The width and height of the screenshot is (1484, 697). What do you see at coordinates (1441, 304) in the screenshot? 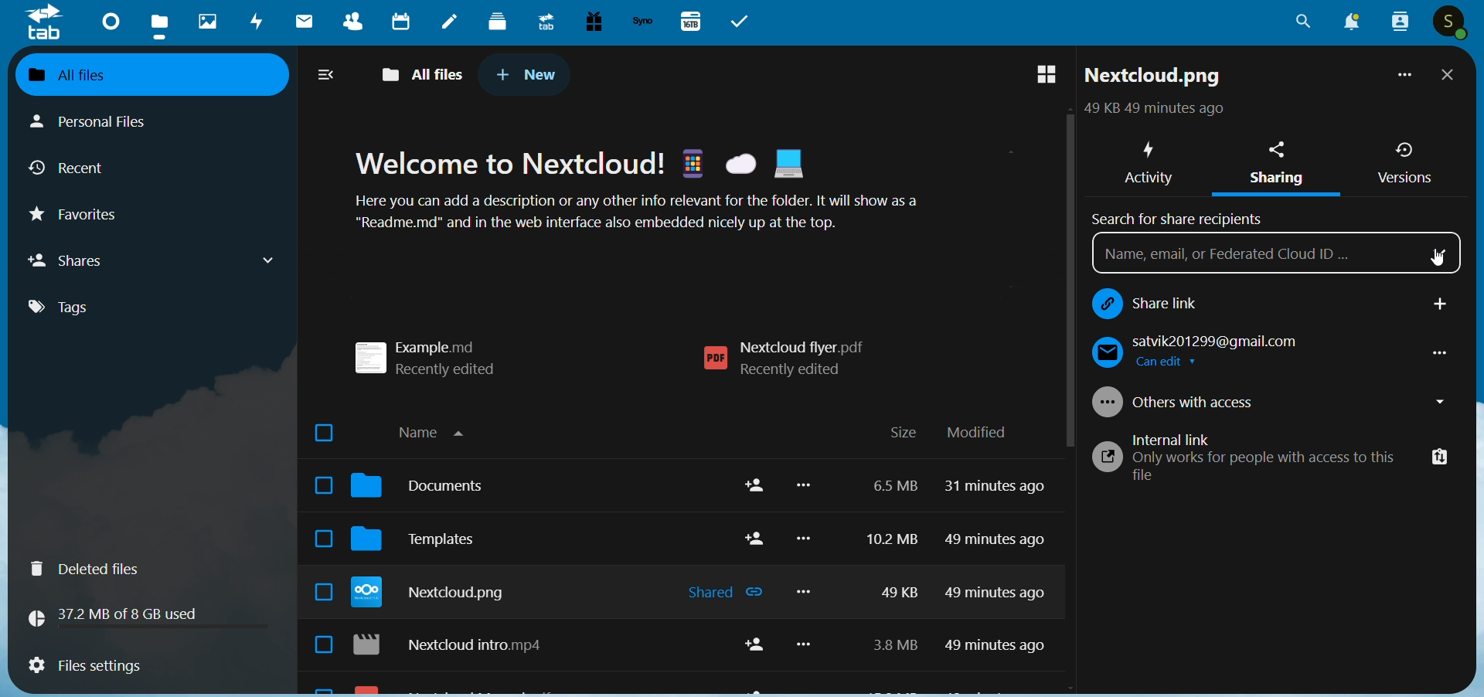
I see `add` at bounding box center [1441, 304].